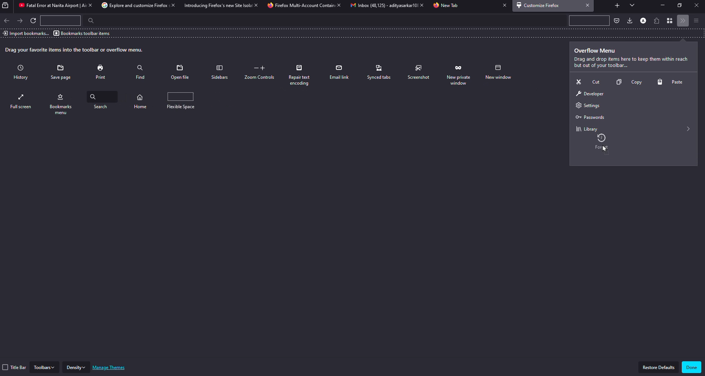  Describe the element at coordinates (459, 75) in the screenshot. I see `forget` at that location.